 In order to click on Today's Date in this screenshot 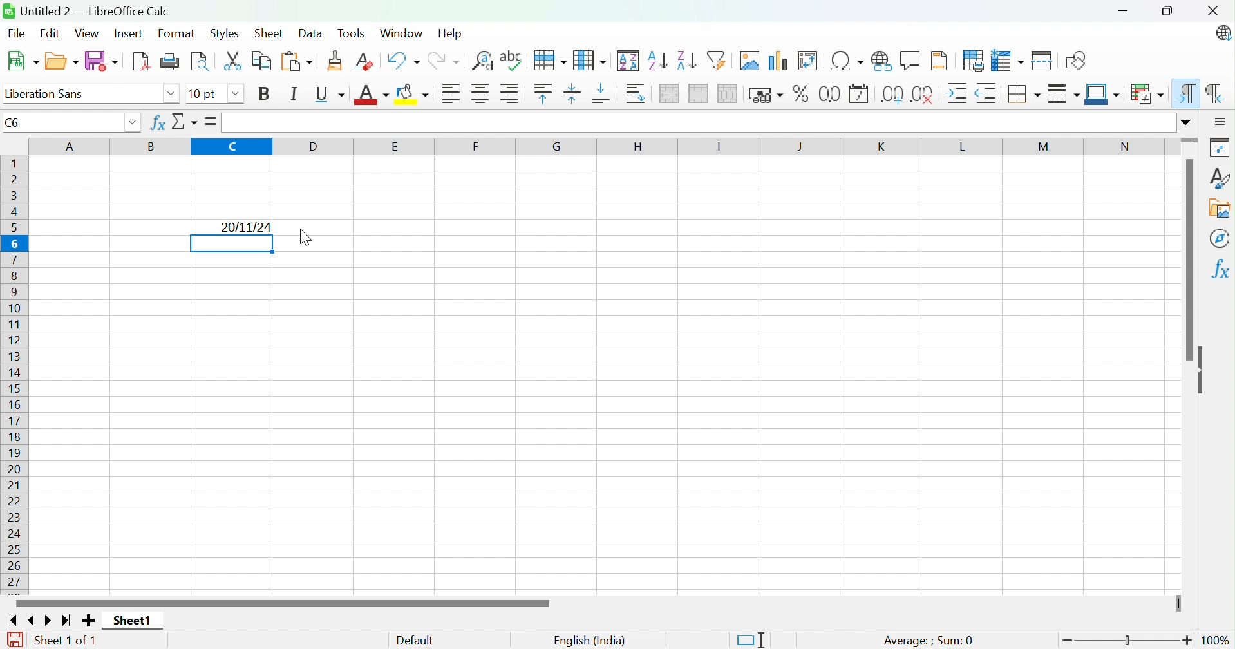, I will do `click(247, 227)`.